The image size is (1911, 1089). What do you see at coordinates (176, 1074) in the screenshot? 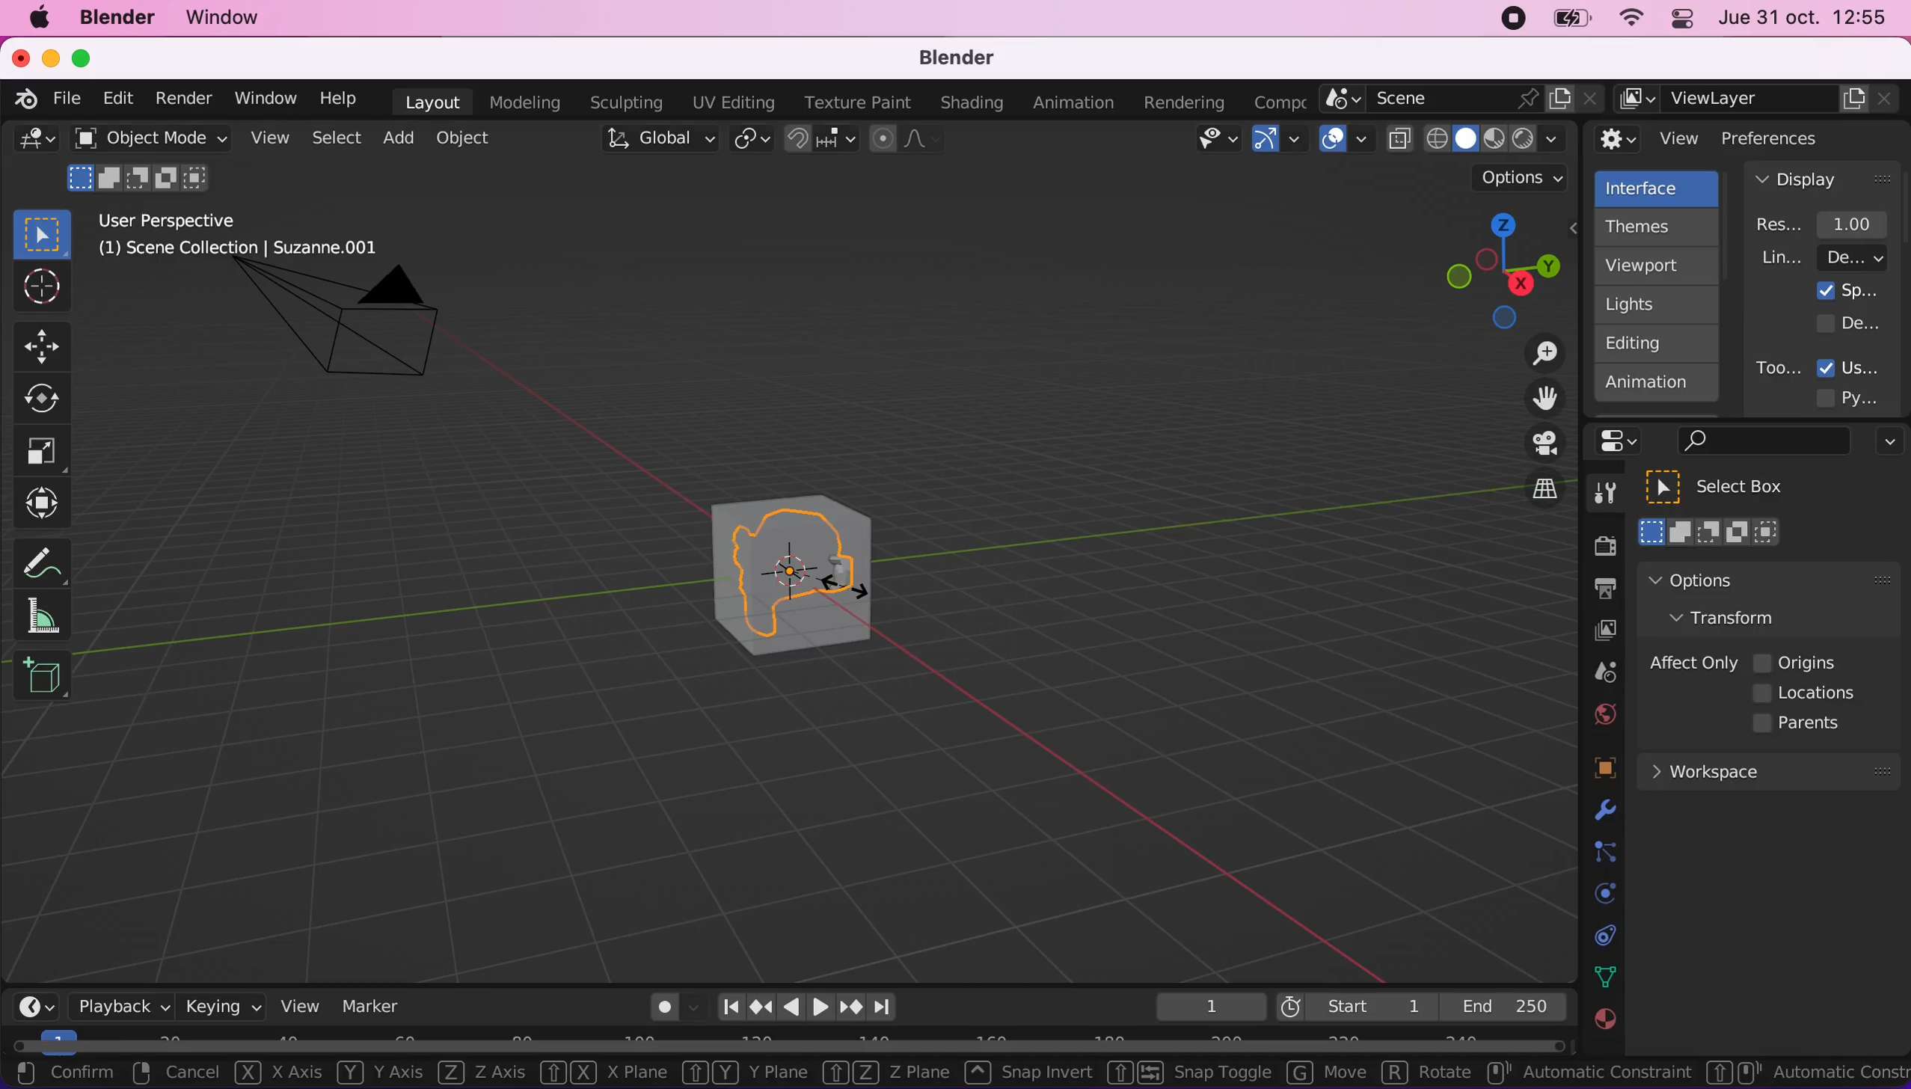
I see `cancel` at bounding box center [176, 1074].